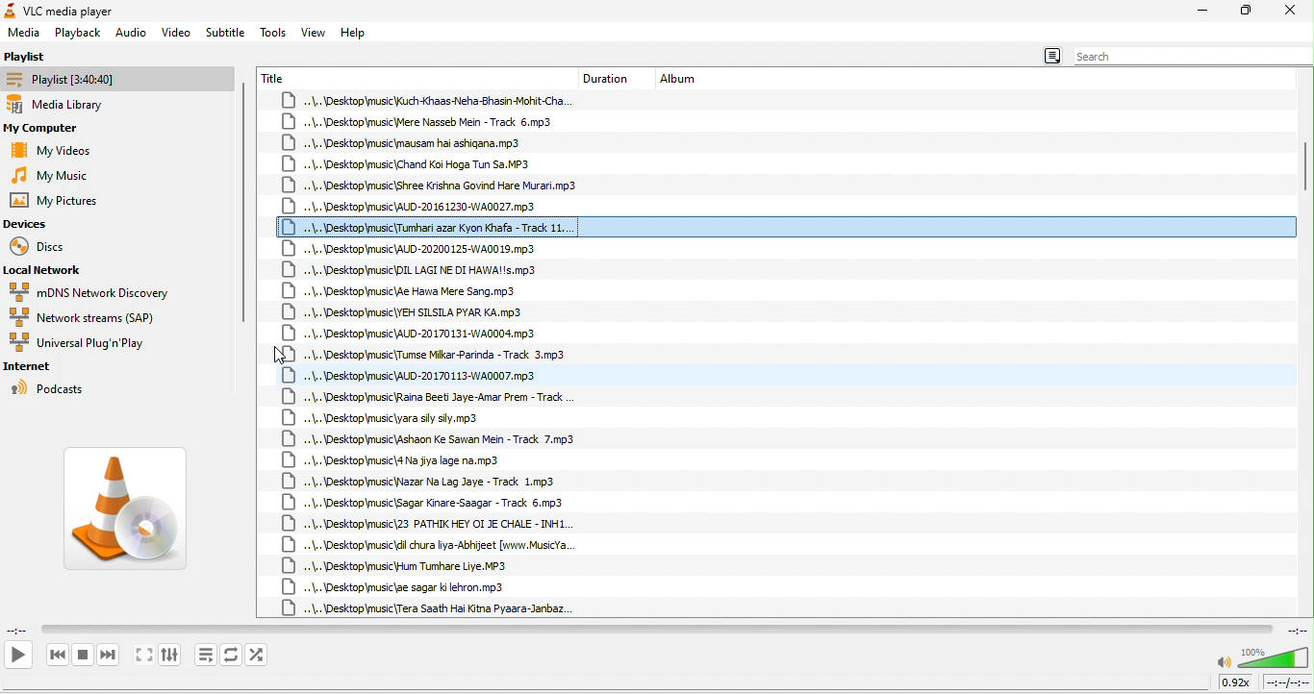 Image resolution: width=1314 pixels, height=694 pixels. What do you see at coordinates (51, 268) in the screenshot?
I see `local network` at bounding box center [51, 268].